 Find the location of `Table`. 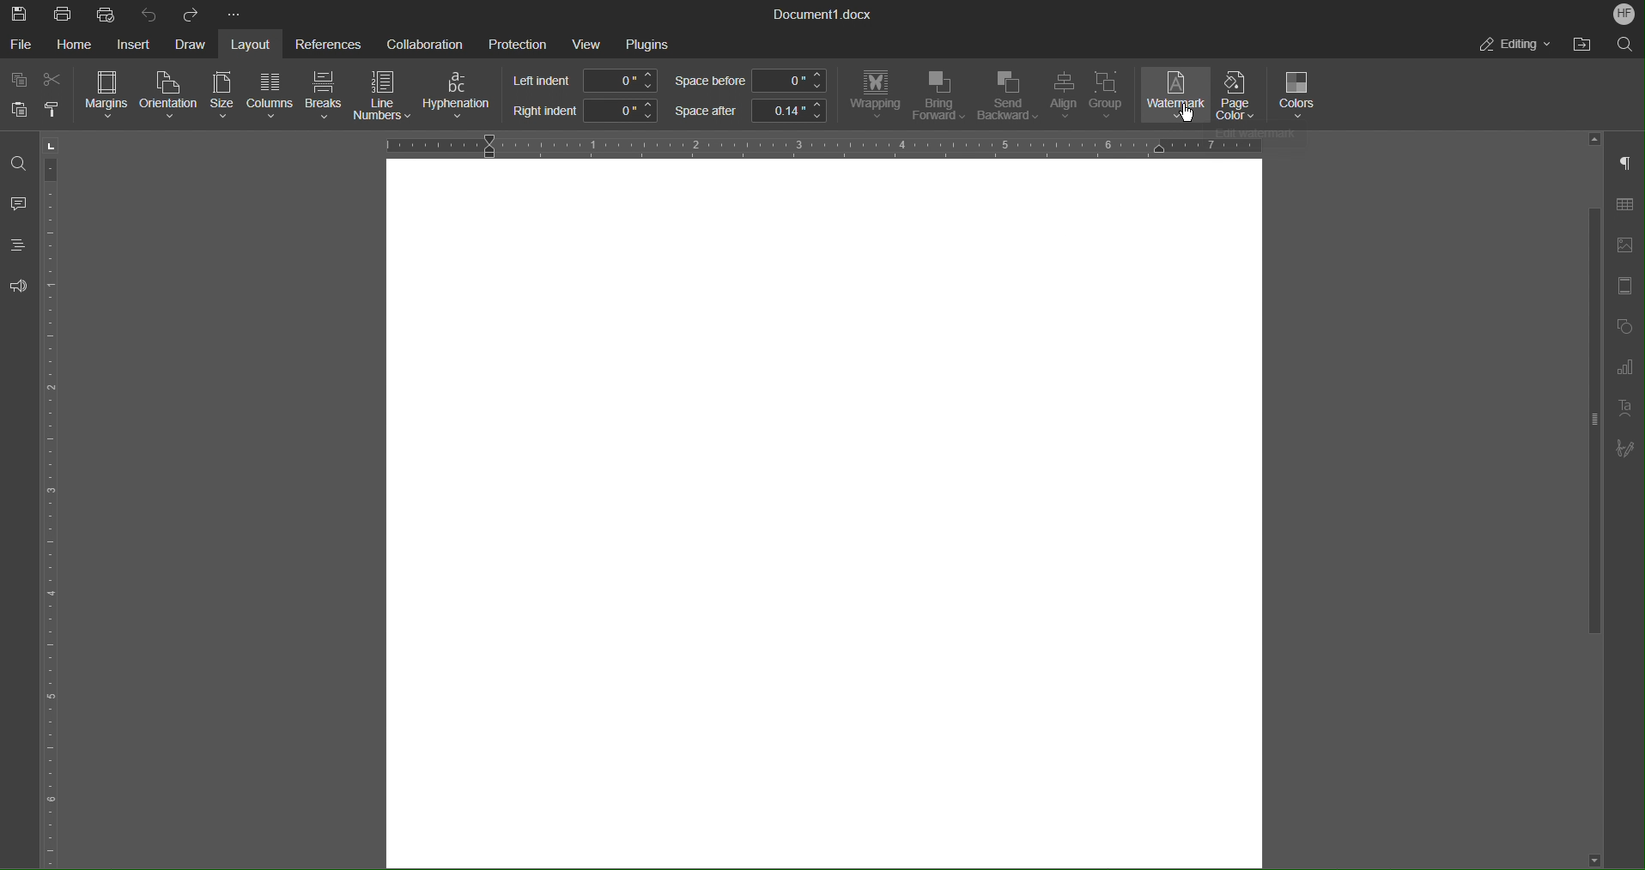

Table is located at coordinates (1624, 208).